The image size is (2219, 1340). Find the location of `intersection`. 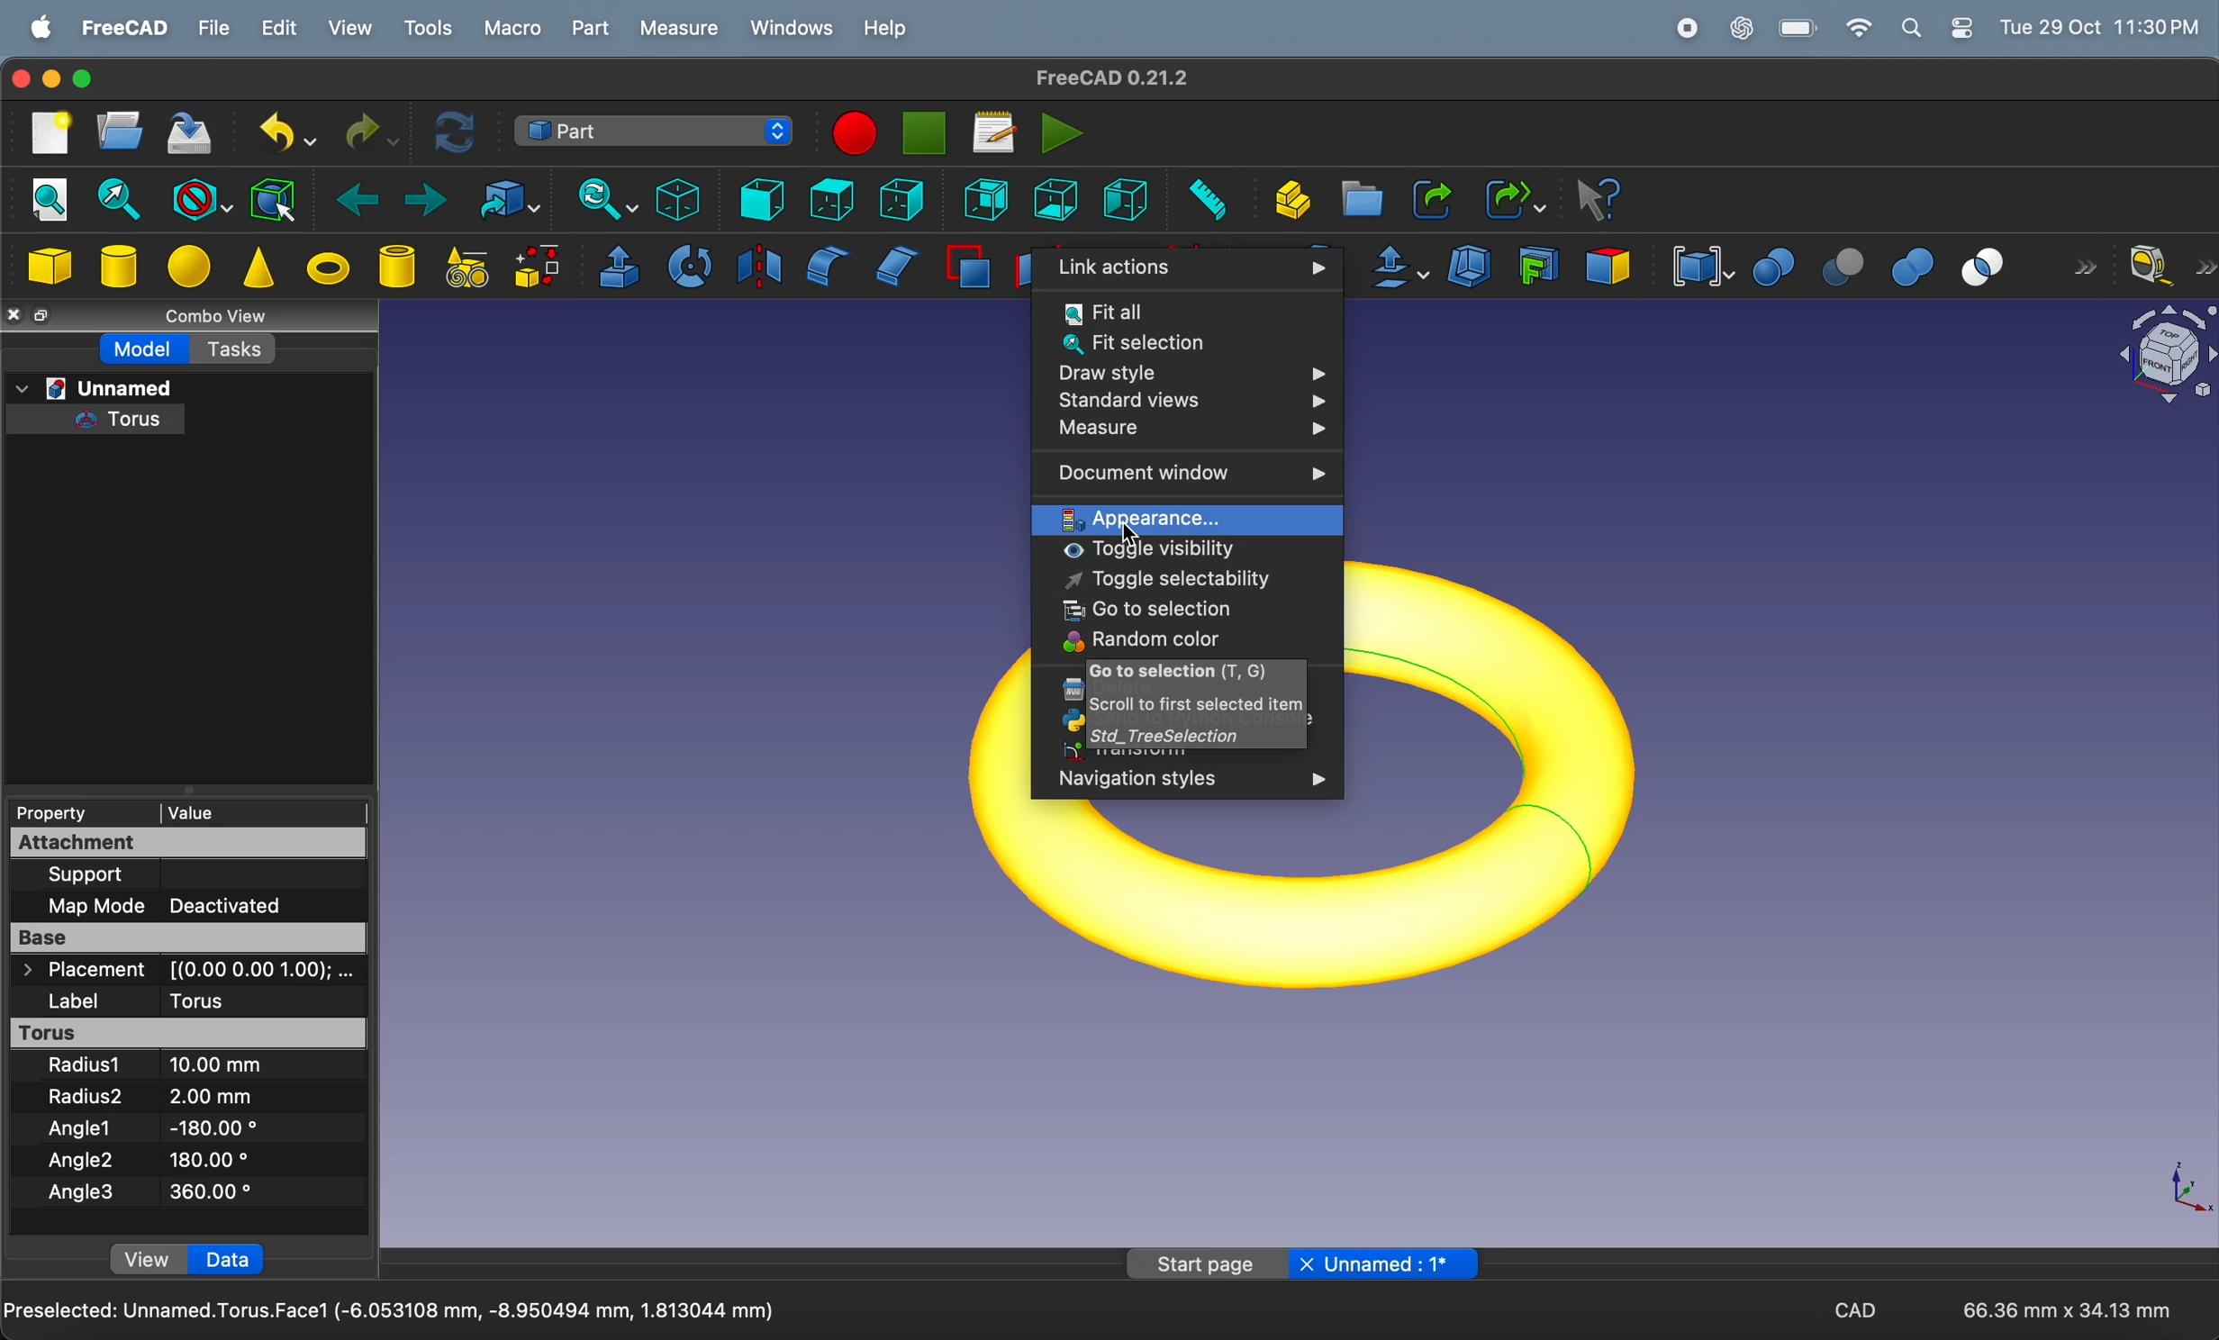

intersection is located at coordinates (1990, 265).